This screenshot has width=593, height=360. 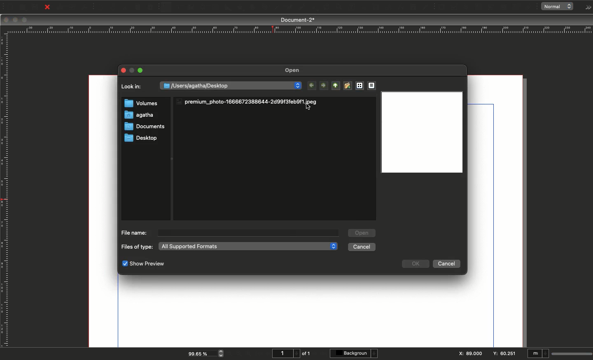 I want to click on Undo, so click(x=100, y=7).